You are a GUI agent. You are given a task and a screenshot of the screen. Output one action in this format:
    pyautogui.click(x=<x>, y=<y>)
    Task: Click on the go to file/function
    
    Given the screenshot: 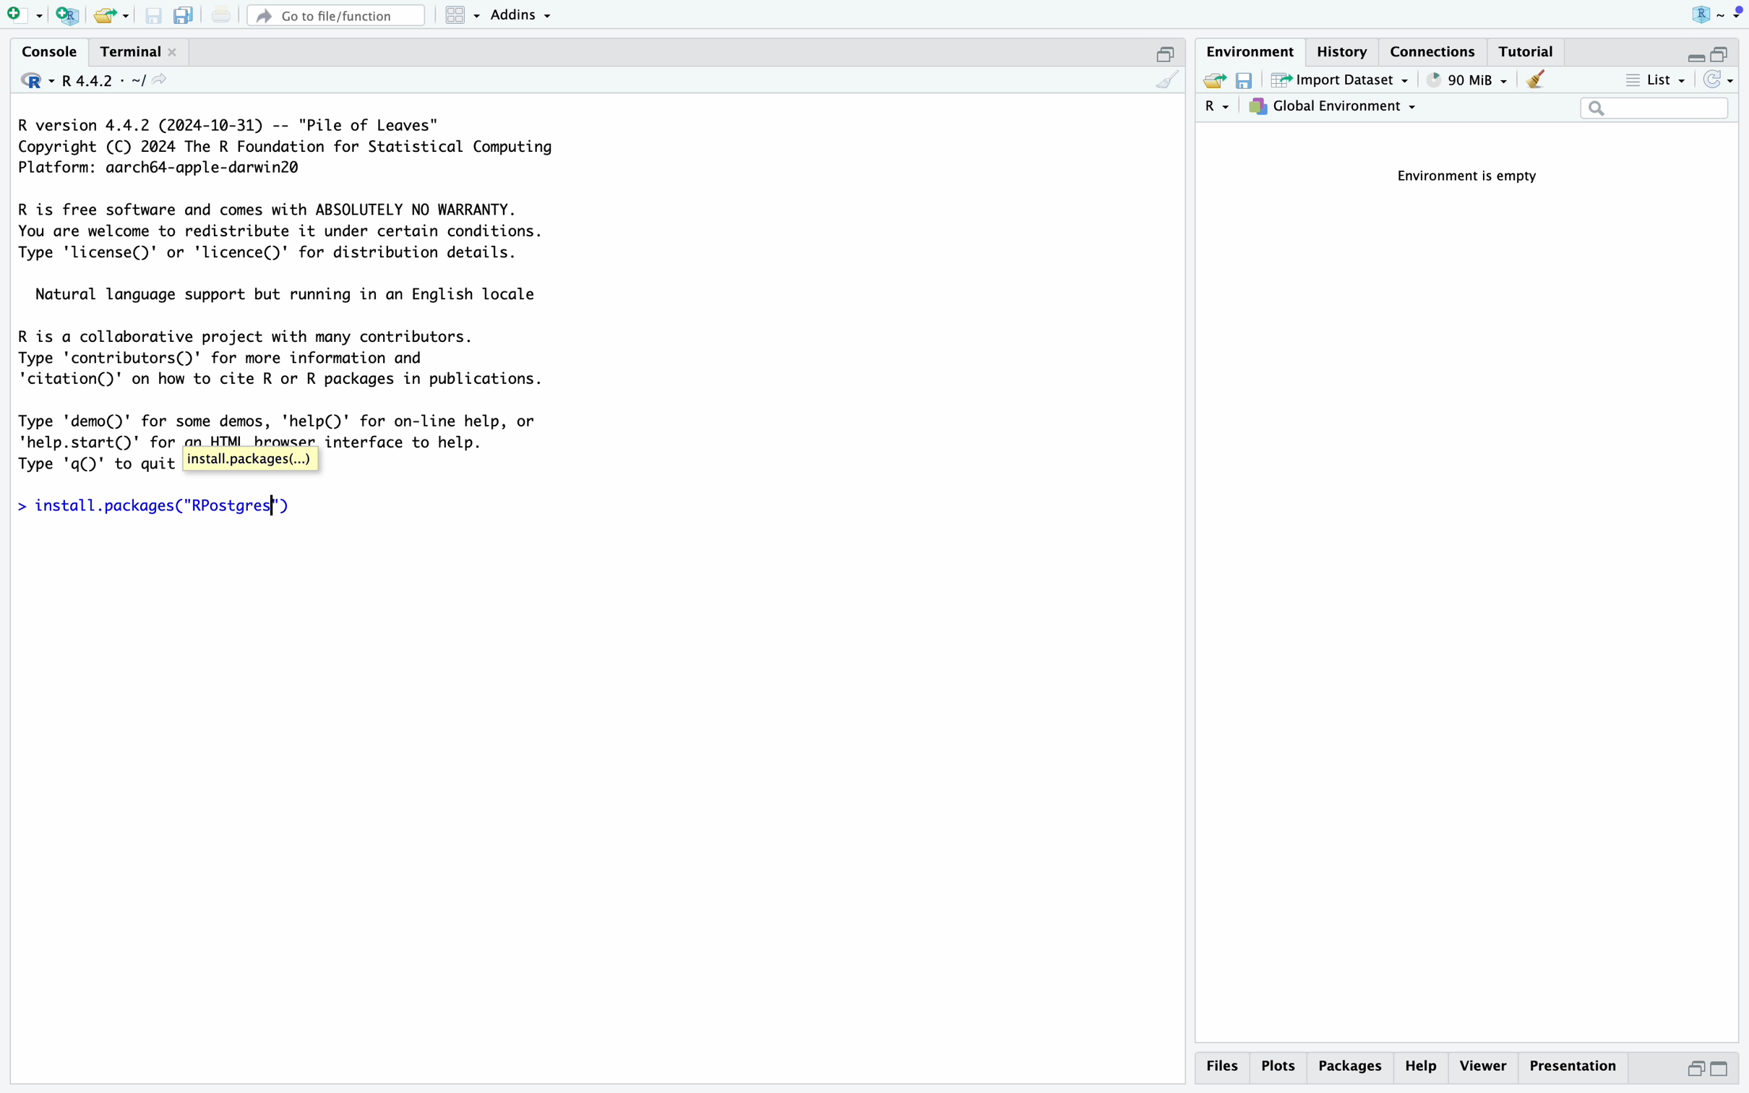 What is the action you would take?
    pyautogui.click(x=335, y=13)
    